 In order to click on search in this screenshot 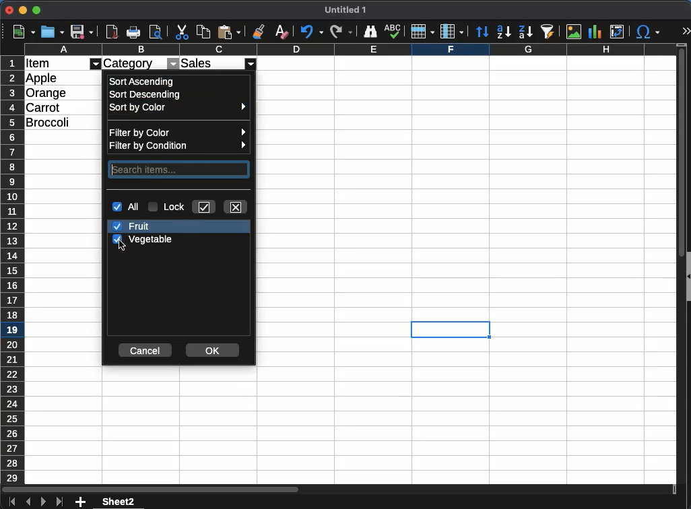, I will do `click(180, 169)`.